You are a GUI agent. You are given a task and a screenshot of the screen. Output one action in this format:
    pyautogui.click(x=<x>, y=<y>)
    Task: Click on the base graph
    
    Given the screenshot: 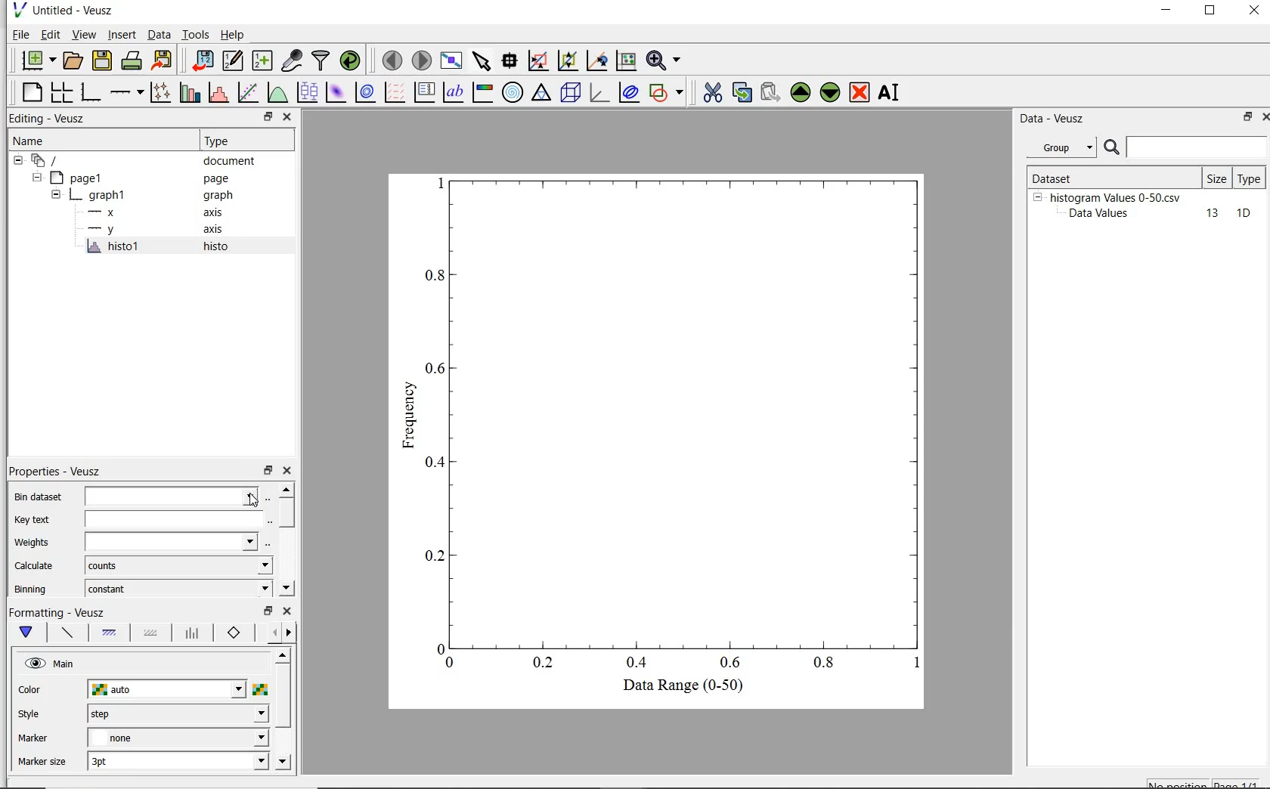 What is the action you would take?
    pyautogui.click(x=92, y=92)
    